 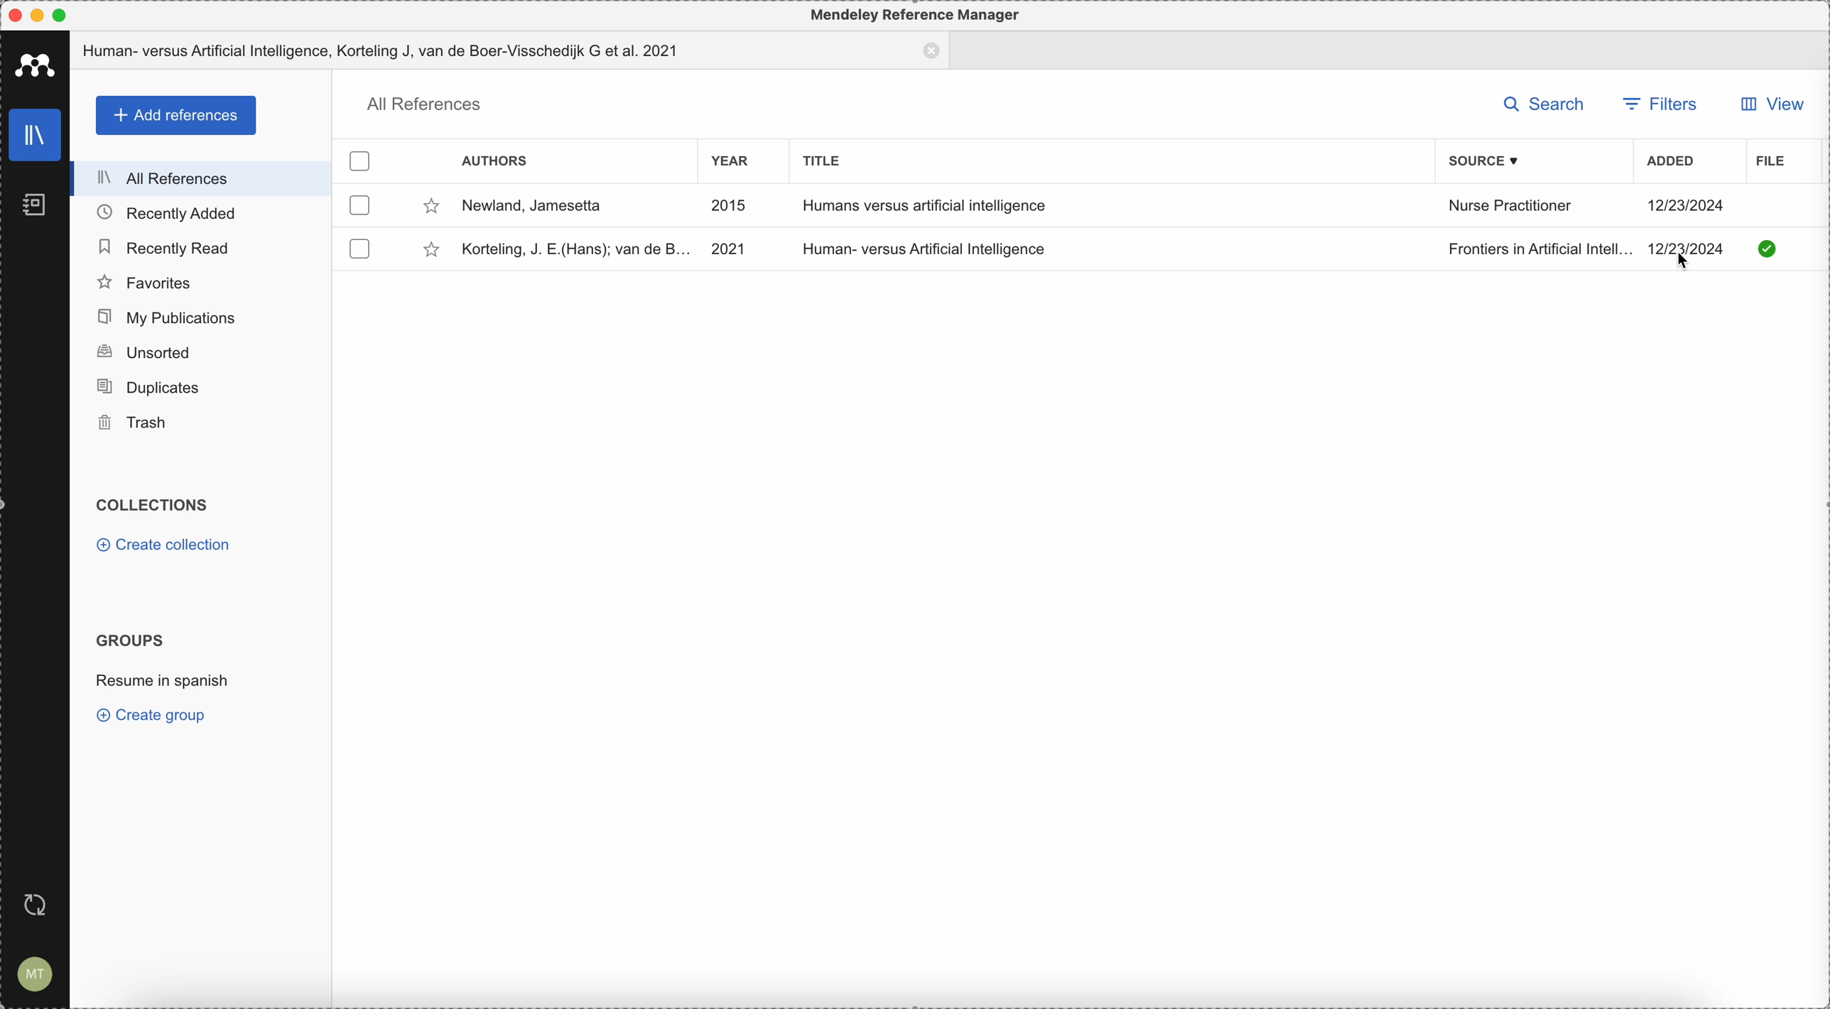 I want to click on source, so click(x=1488, y=162).